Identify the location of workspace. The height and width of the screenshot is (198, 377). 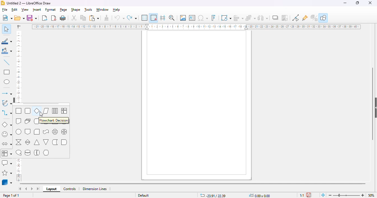
(197, 106).